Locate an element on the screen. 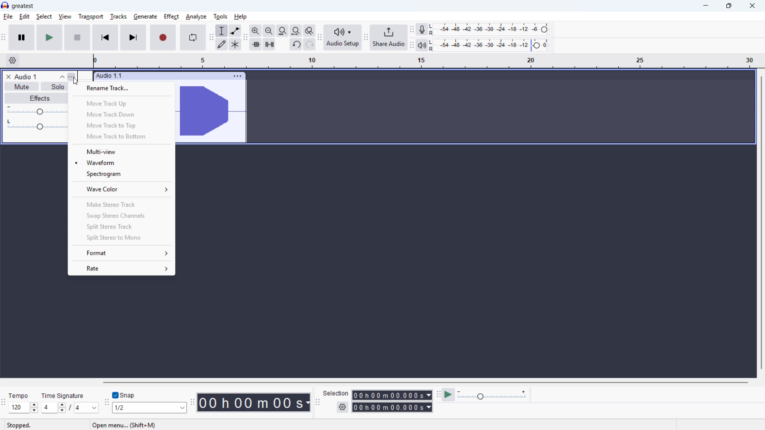 The height and width of the screenshot is (430, 765). selection settings is located at coordinates (343, 407).